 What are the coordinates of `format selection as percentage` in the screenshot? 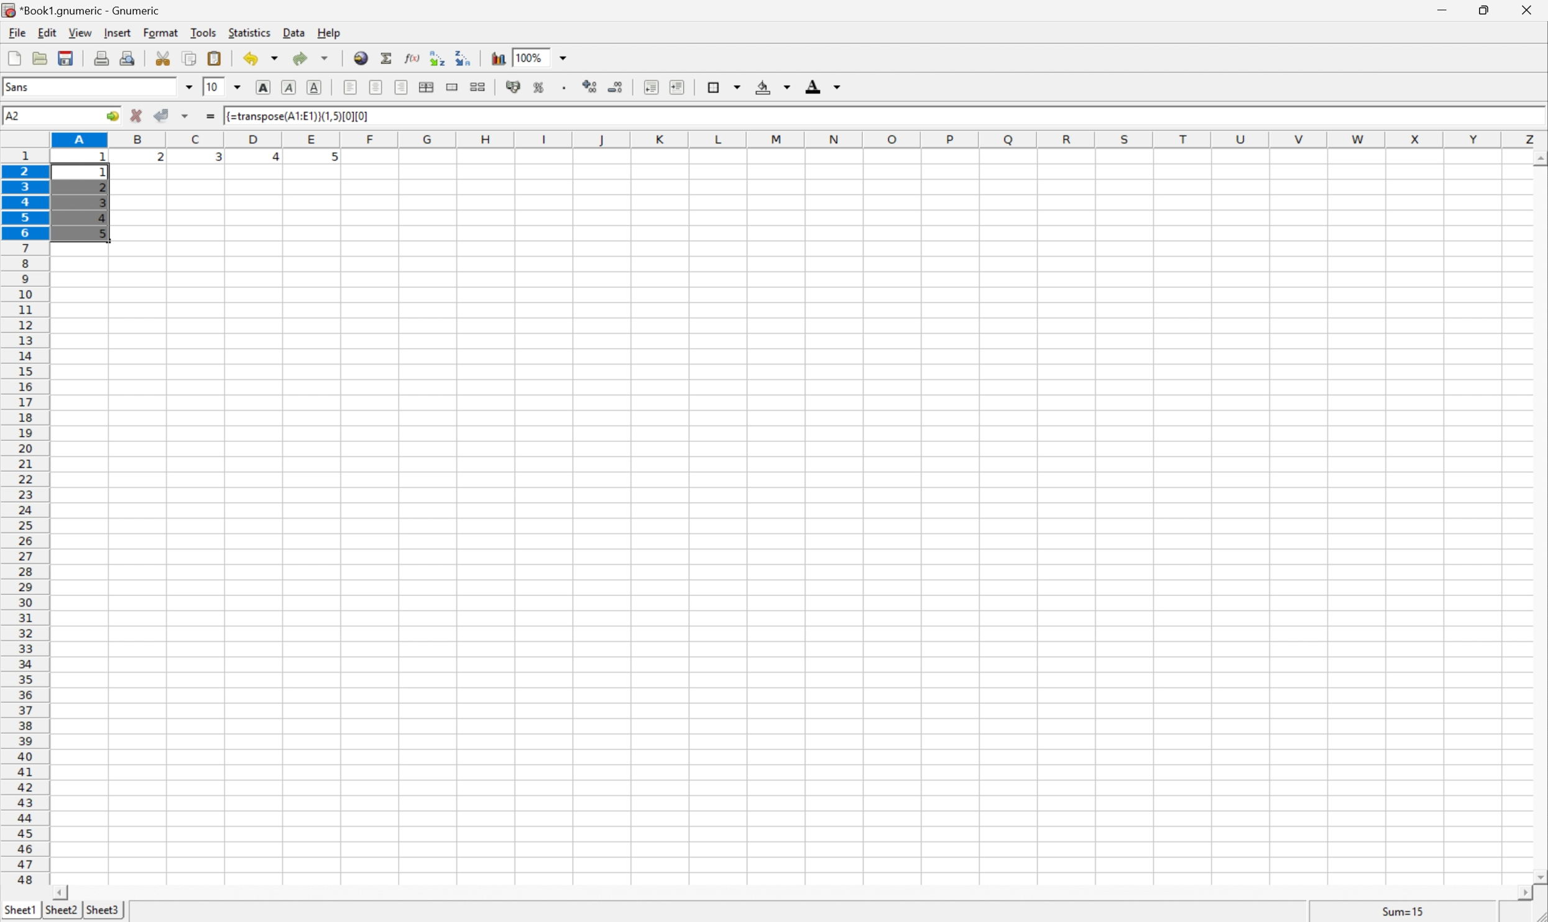 It's located at (539, 88).